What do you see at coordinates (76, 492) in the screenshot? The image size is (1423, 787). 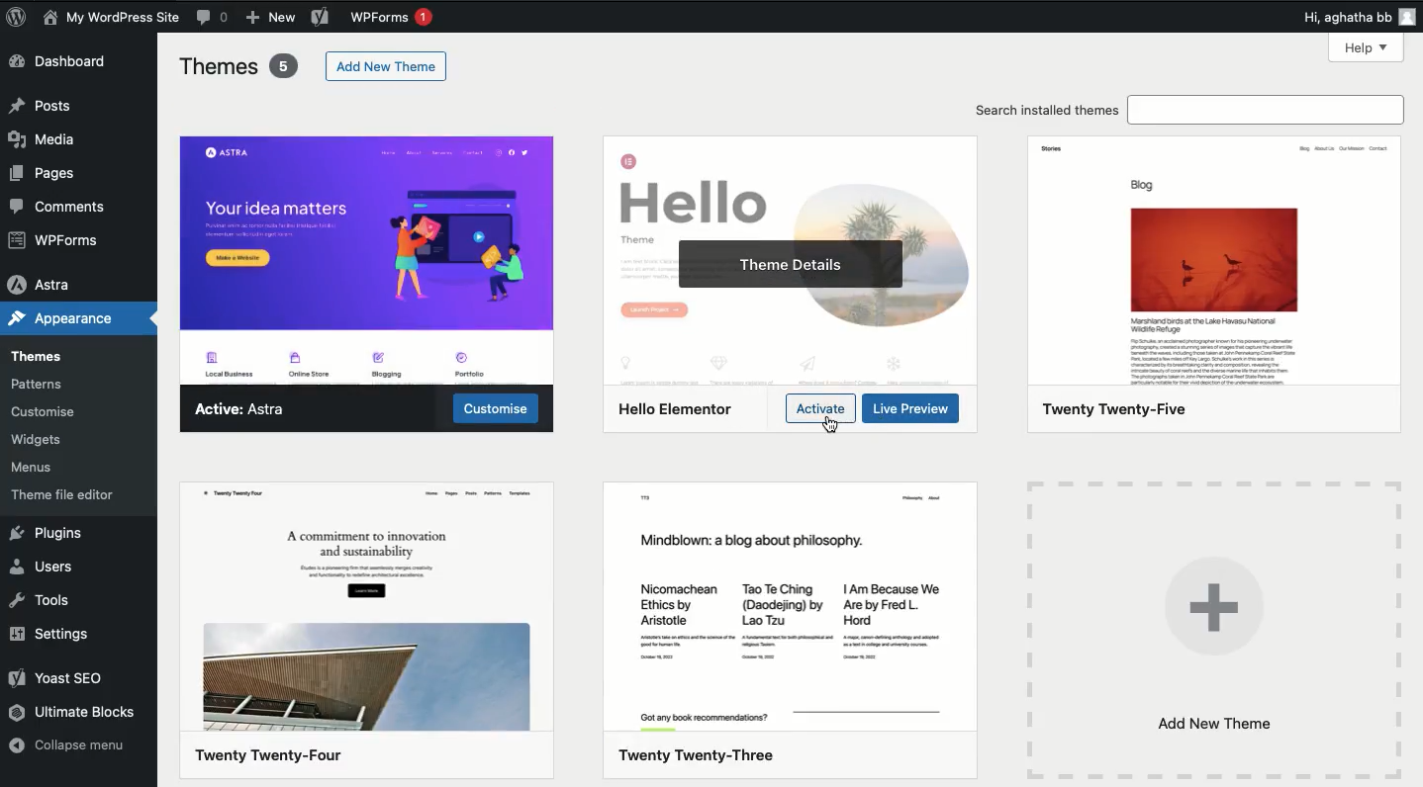 I see `Theme file editor` at bounding box center [76, 492].